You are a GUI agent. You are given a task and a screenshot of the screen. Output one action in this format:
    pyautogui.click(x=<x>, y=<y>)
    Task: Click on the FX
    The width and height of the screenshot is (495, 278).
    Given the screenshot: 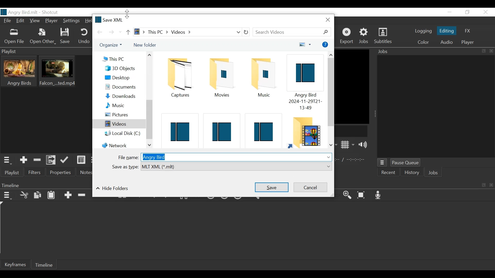 What is the action you would take?
    pyautogui.click(x=468, y=30)
    